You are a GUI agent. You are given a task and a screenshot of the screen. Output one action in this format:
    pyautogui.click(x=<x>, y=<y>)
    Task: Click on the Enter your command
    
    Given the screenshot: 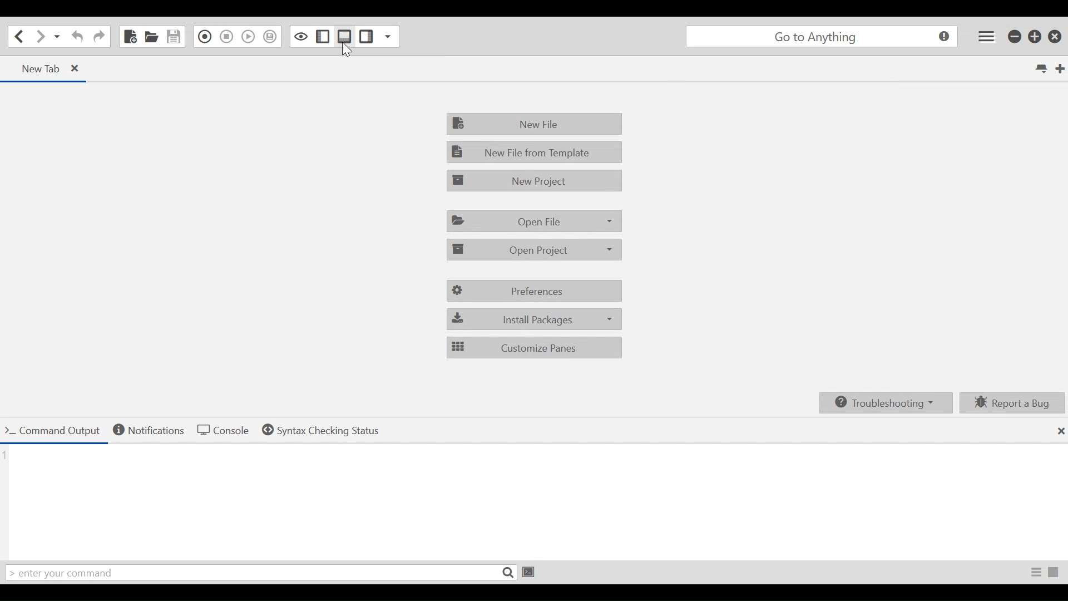 What is the action you would take?
    pyautogui.click(x=259, y=573)
    